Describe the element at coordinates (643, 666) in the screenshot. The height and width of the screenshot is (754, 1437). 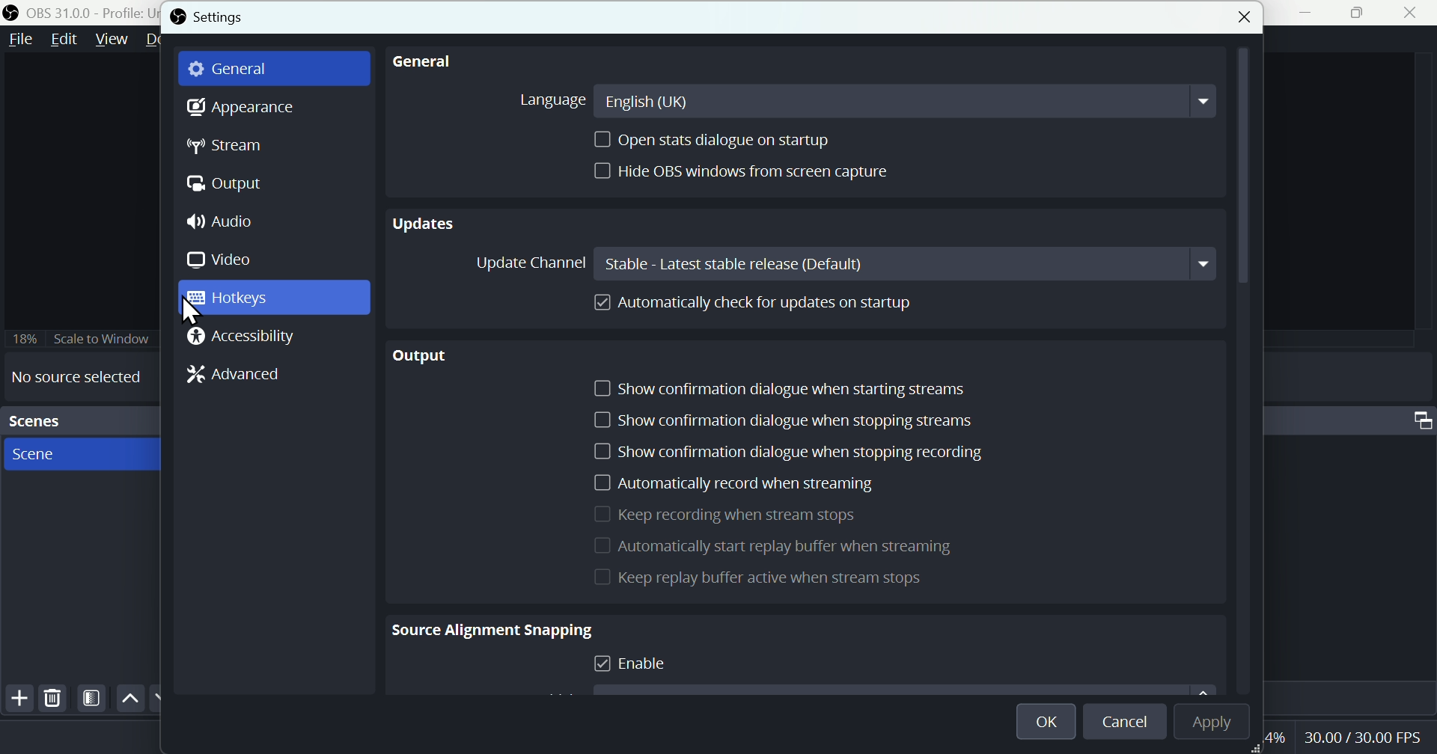
I see `Enable` at that location.